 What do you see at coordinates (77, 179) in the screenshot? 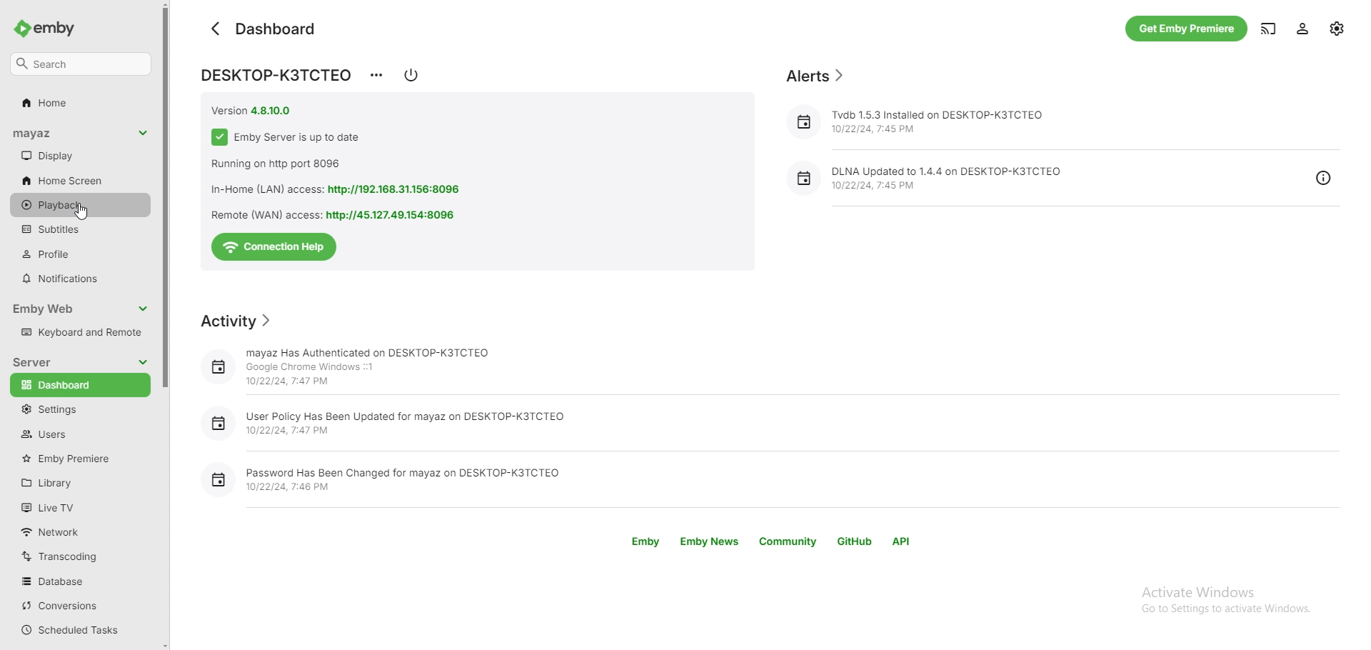
I see `home screen` at bounding box center [77, 179].